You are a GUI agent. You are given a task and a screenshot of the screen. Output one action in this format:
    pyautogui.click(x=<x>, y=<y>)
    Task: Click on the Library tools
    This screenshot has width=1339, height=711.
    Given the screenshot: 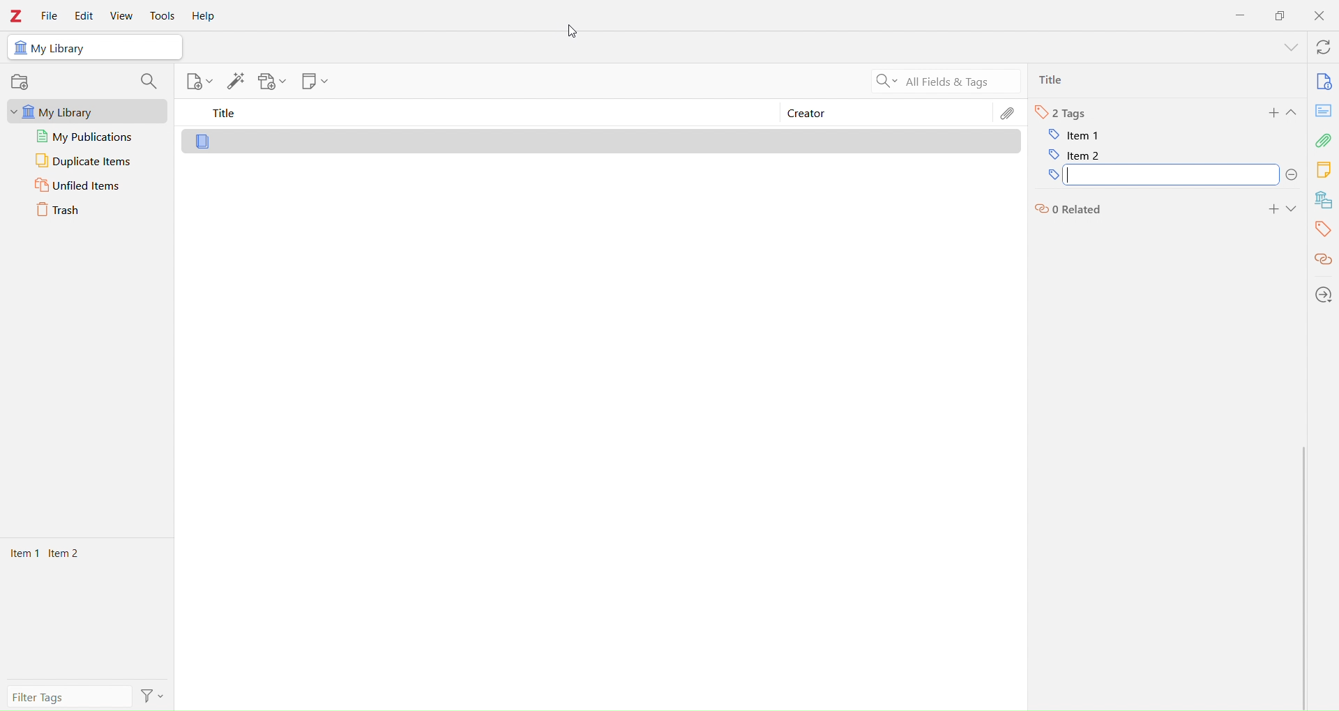 What is the action you would take?
    pyautogui.click(x=252, y=82)
    